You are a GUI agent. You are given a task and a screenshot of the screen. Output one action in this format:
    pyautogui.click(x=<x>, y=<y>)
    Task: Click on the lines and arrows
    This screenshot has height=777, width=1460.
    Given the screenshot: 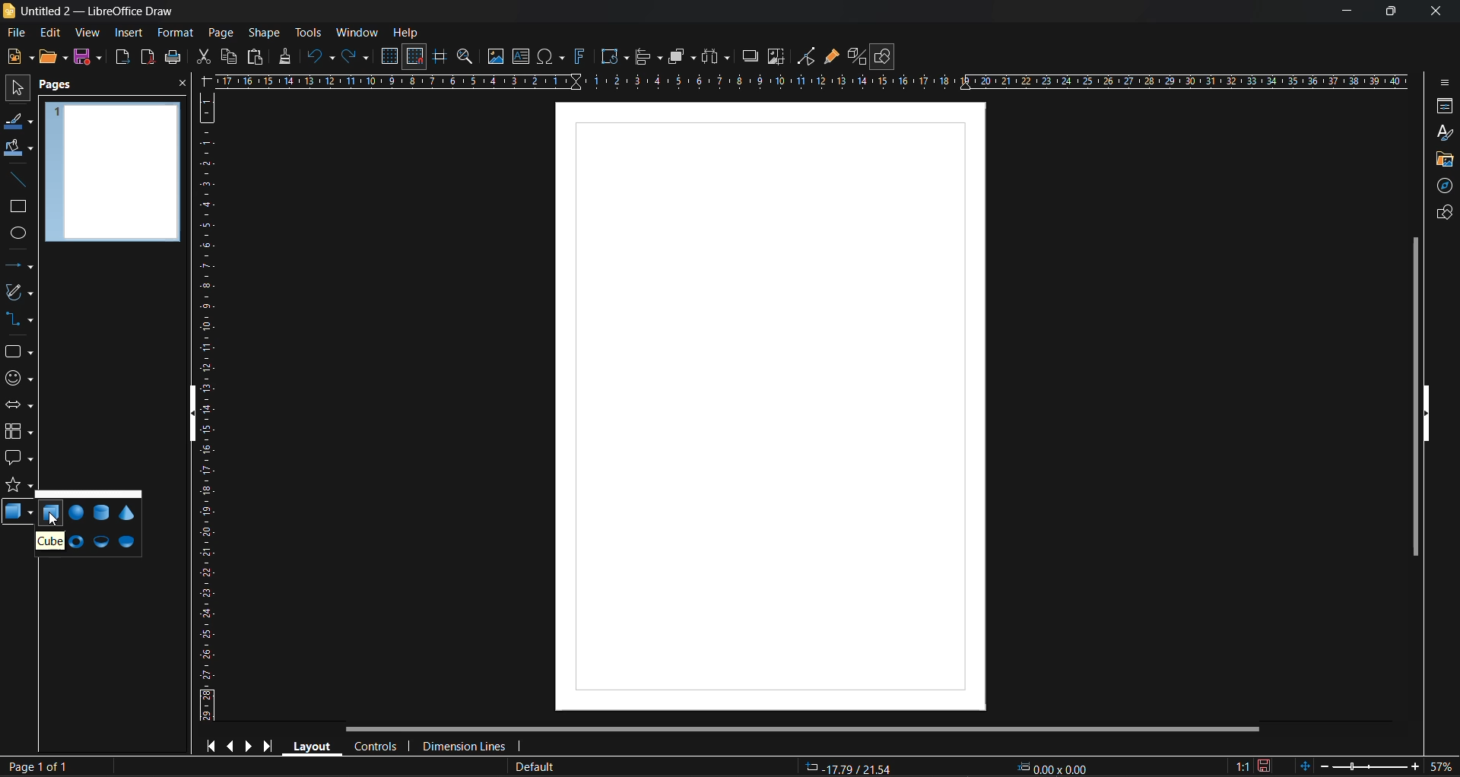 What is the action you would take?
    pyautogui.click(x=19, y=265)
    